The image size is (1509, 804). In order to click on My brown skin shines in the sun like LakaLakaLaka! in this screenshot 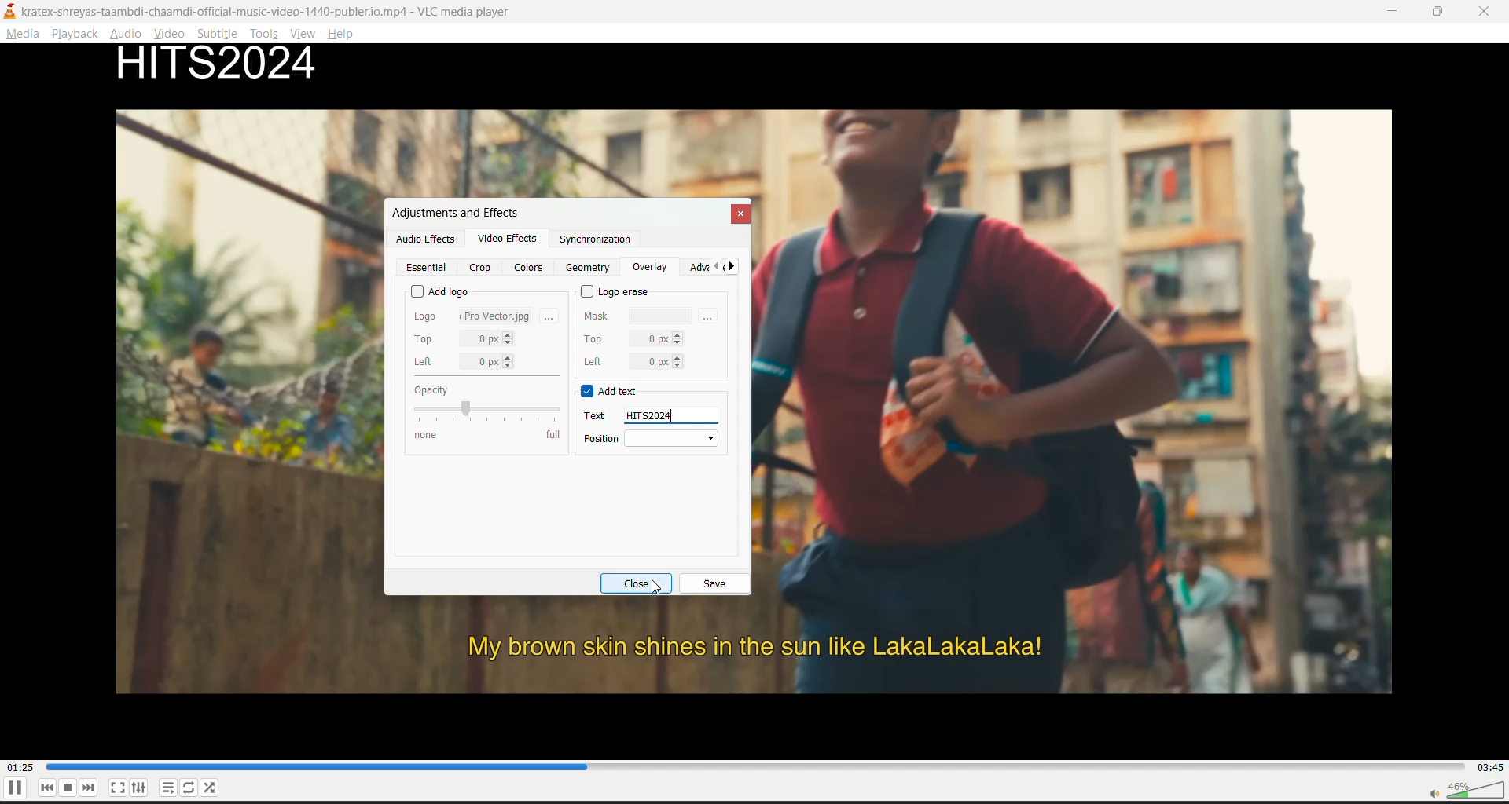, I will do `click(736, 648)`.